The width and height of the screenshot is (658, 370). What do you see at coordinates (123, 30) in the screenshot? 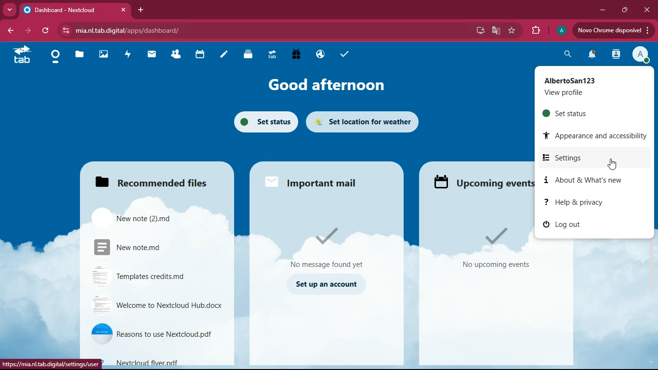
I see `url` at bounding box center [123, 30].